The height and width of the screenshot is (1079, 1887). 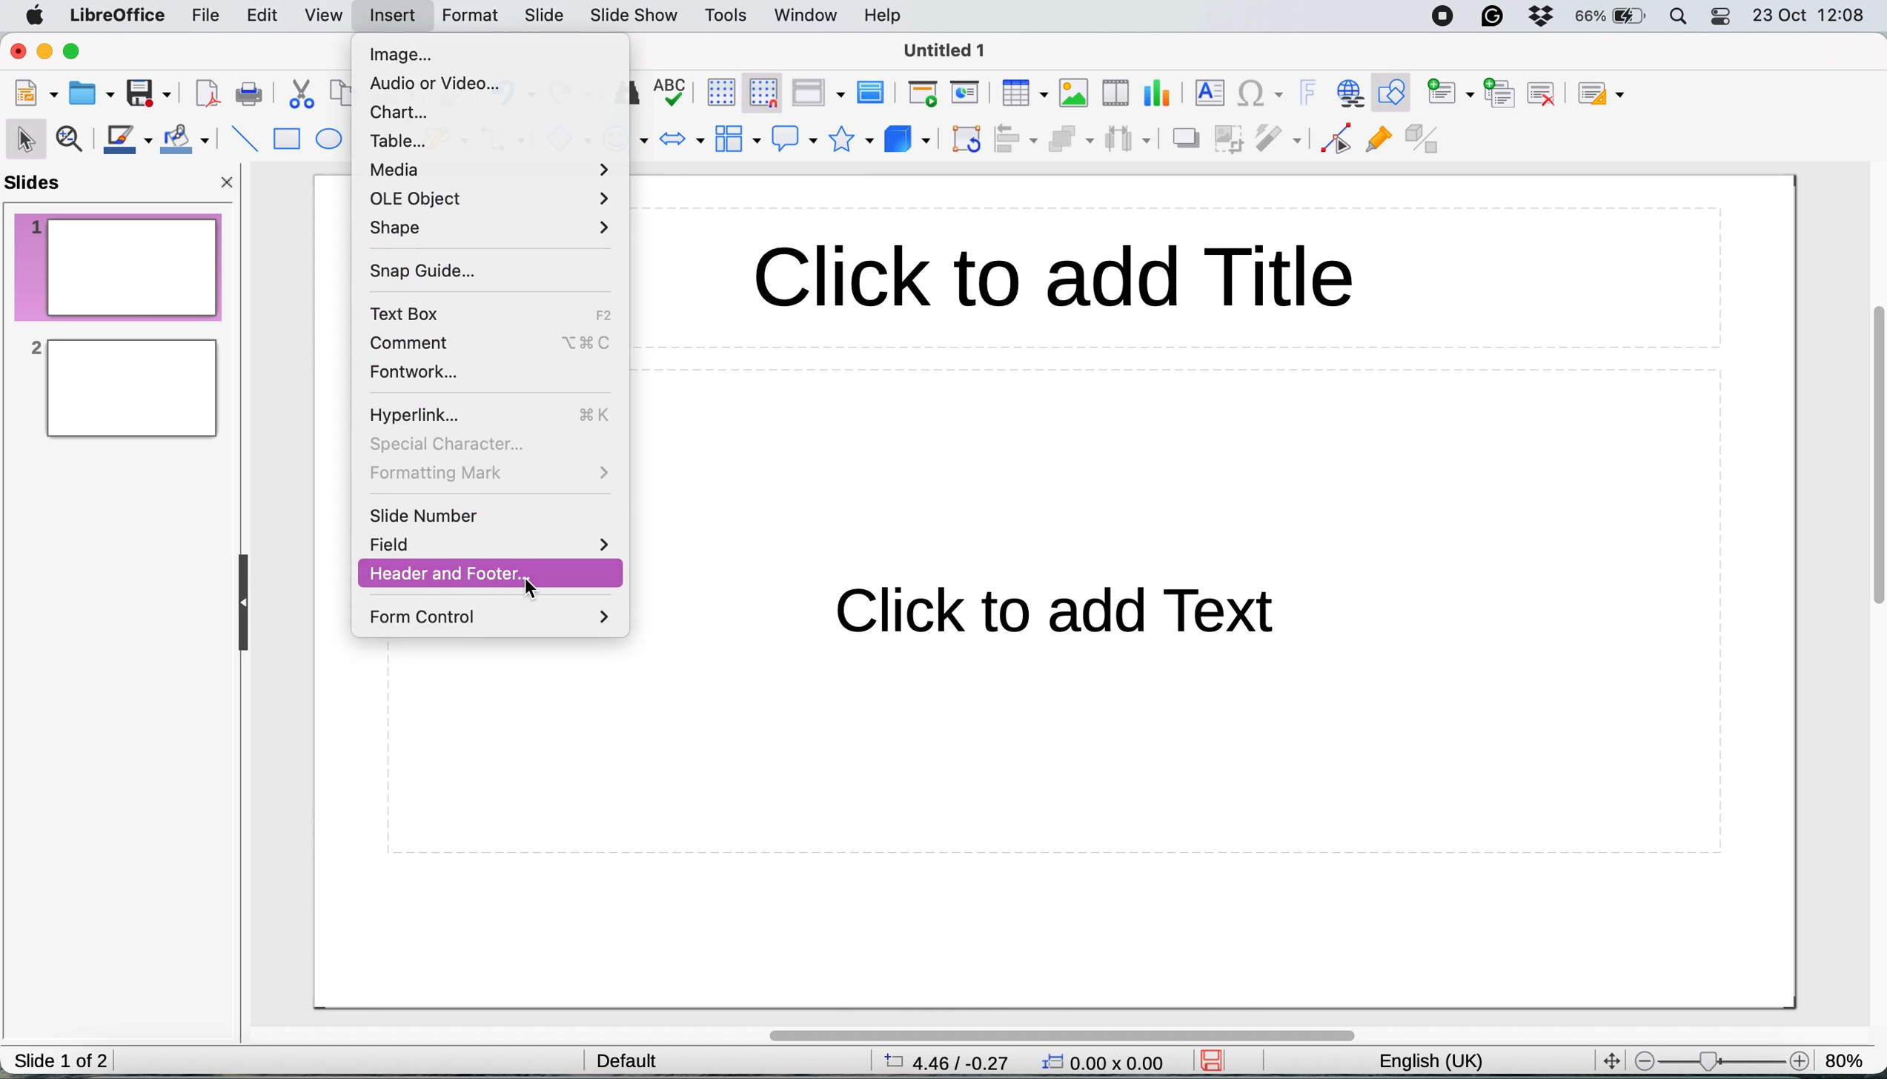 What do you see at coordinates (1160, 93) in the screenshot?
I see `insert chart` at bounding box center [1160, 93].